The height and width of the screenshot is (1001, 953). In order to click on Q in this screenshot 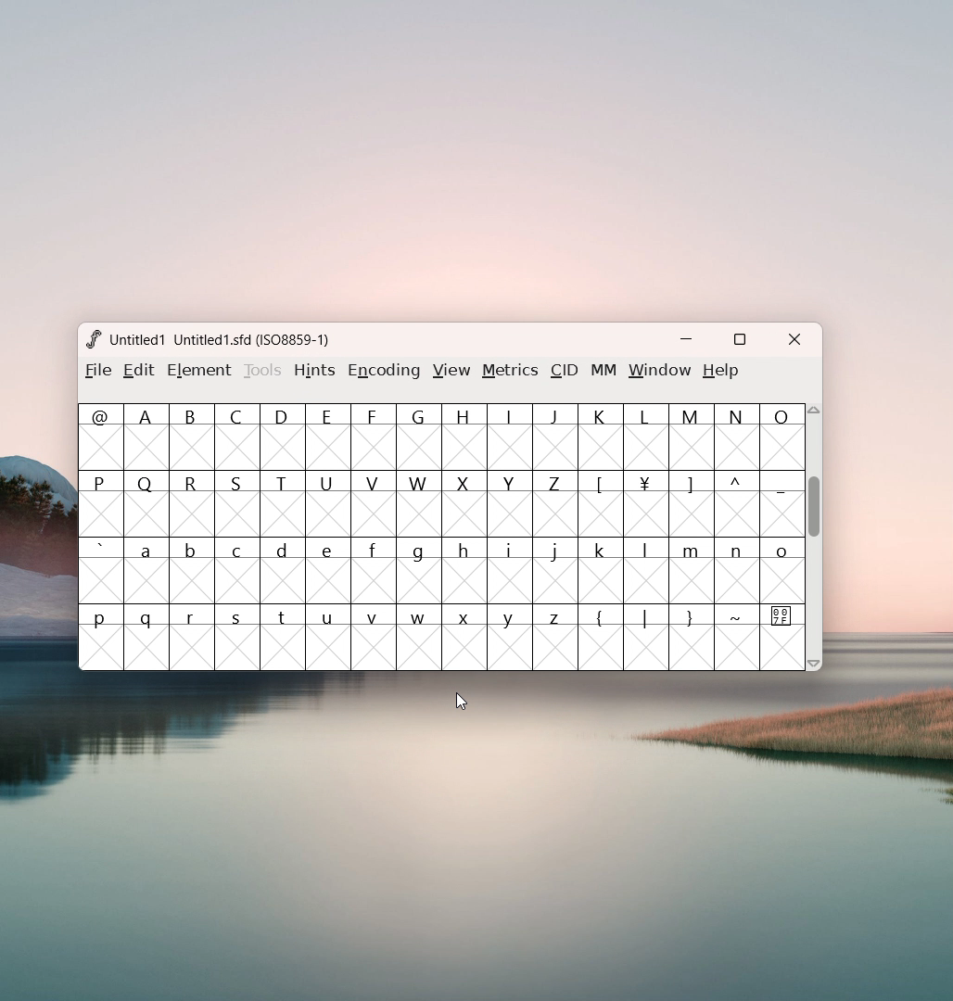, I will do `click(147, 504)`.